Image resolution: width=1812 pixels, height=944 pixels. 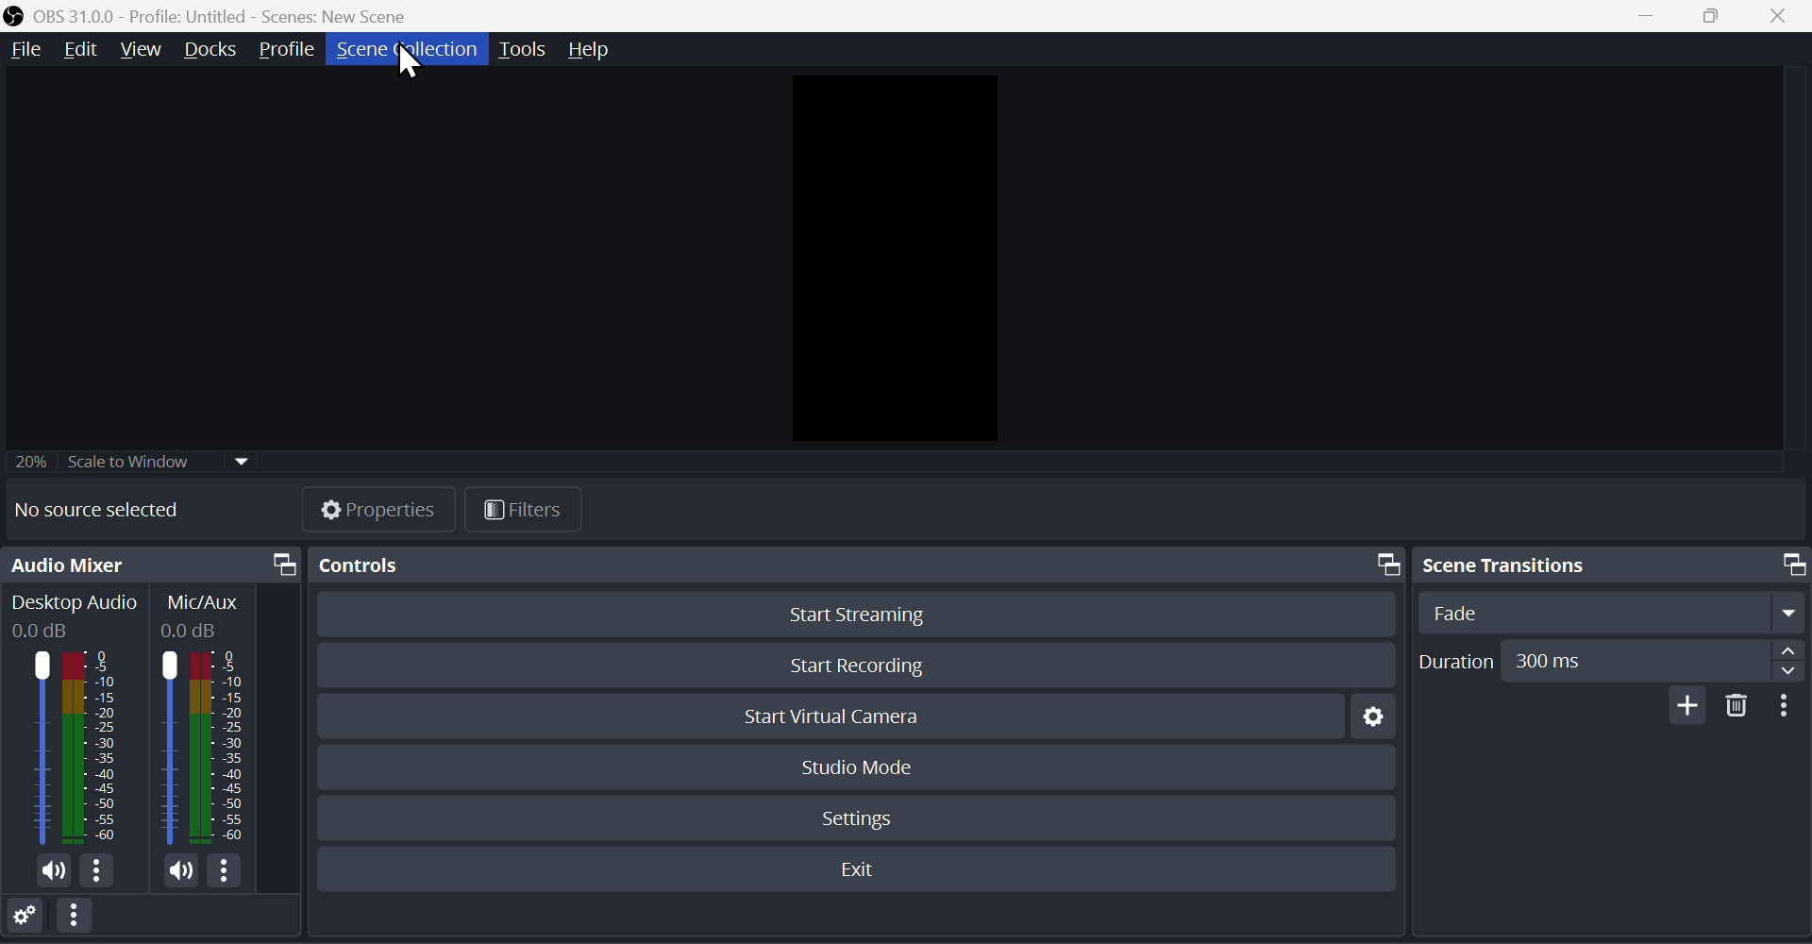 I want to click on view, so click(x=143, y=48).